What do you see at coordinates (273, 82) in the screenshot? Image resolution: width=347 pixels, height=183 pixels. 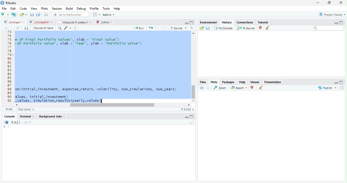 I see `Presentation` at bounding box center [273, 82].